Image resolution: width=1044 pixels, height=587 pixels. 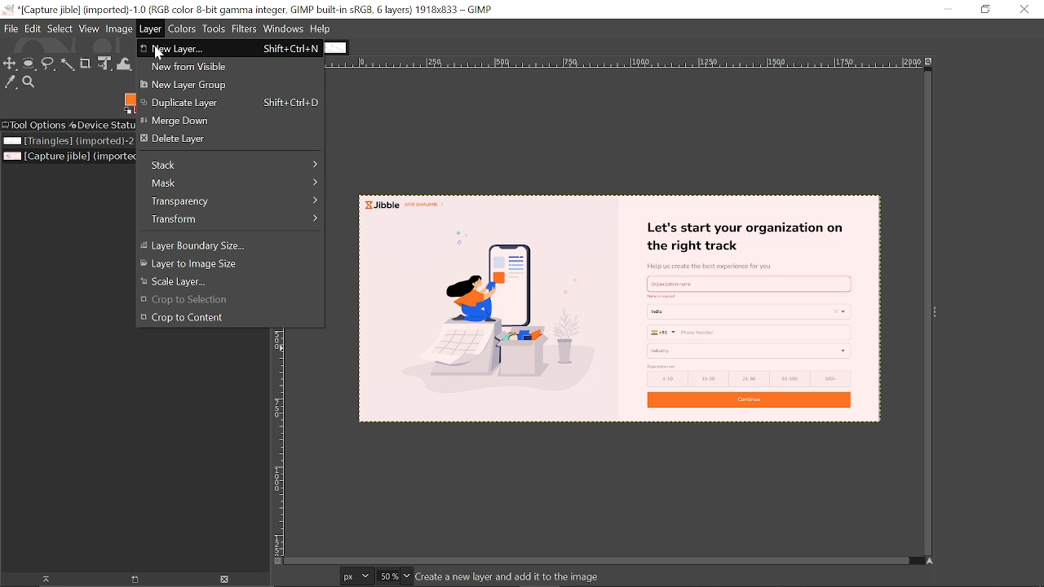 What do you see at coordinates (240, 121) in the screenshot?
I see `merge down` at bounding box center [240, 121].